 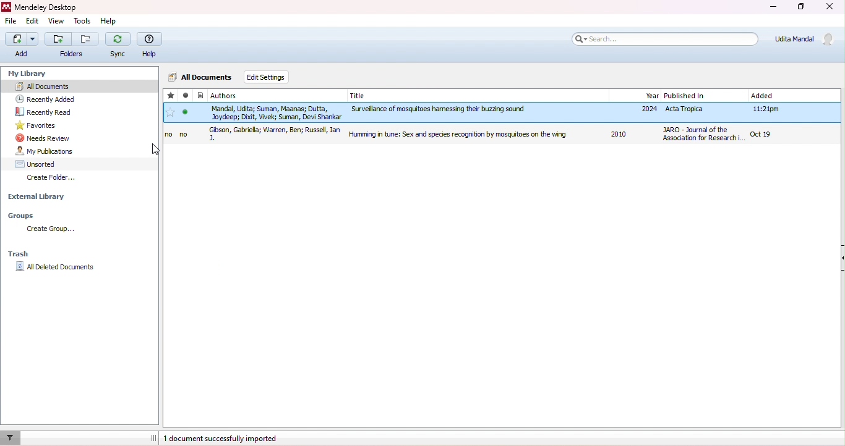 What do you see at coordinates (45, 7) in the screenshot?
I see `Mendeley Desktop` at bounding box center [45, 7].